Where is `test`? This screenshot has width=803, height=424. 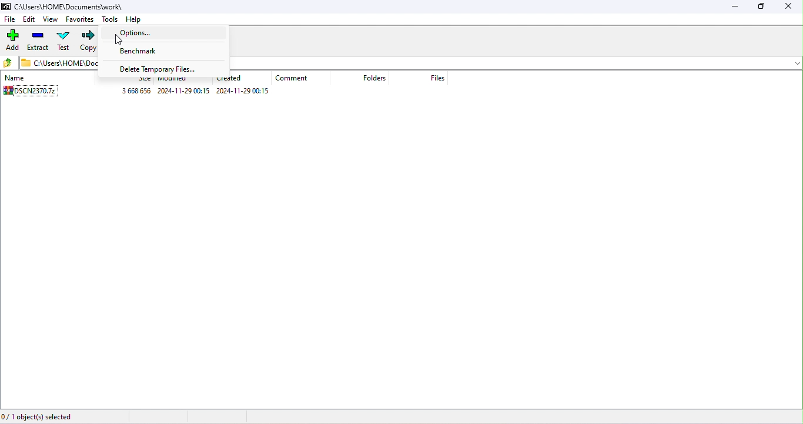
test is located at coordinates (65, 42).